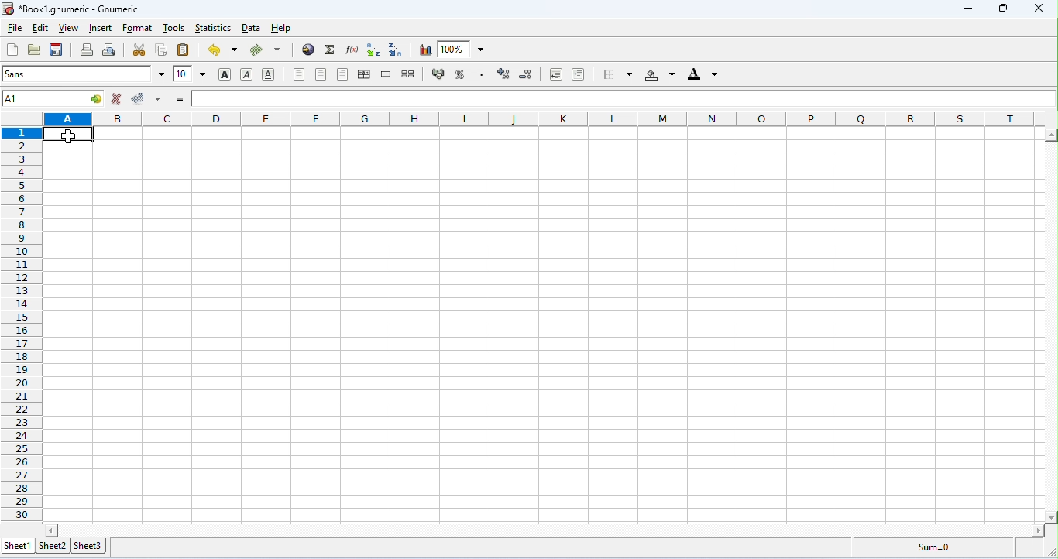  Describe the element at coordinates (307, 50) in the screenshot. I see `insert a hyperlink` at that location.